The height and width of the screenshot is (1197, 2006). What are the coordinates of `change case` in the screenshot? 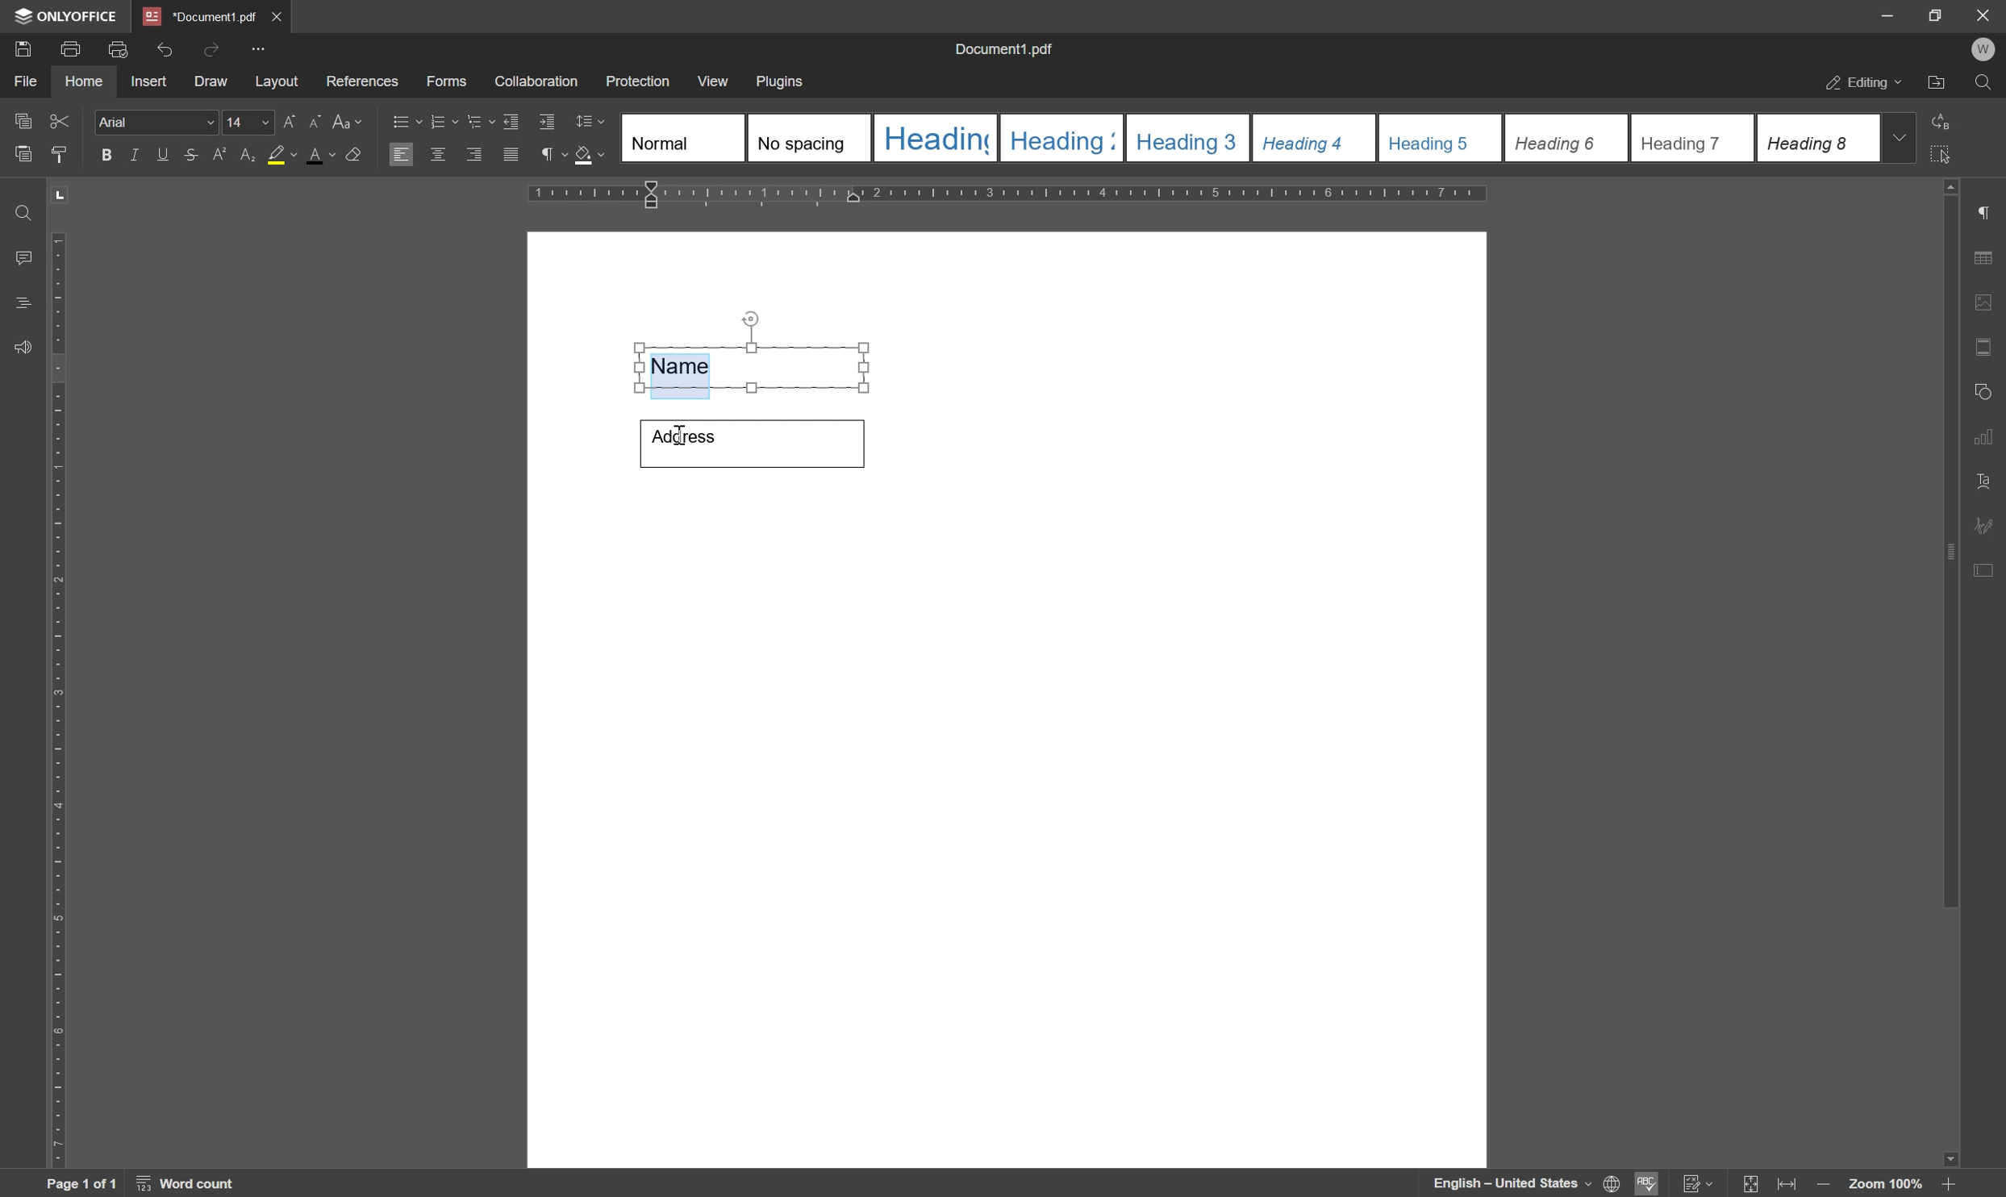 It's located at (350, 120).